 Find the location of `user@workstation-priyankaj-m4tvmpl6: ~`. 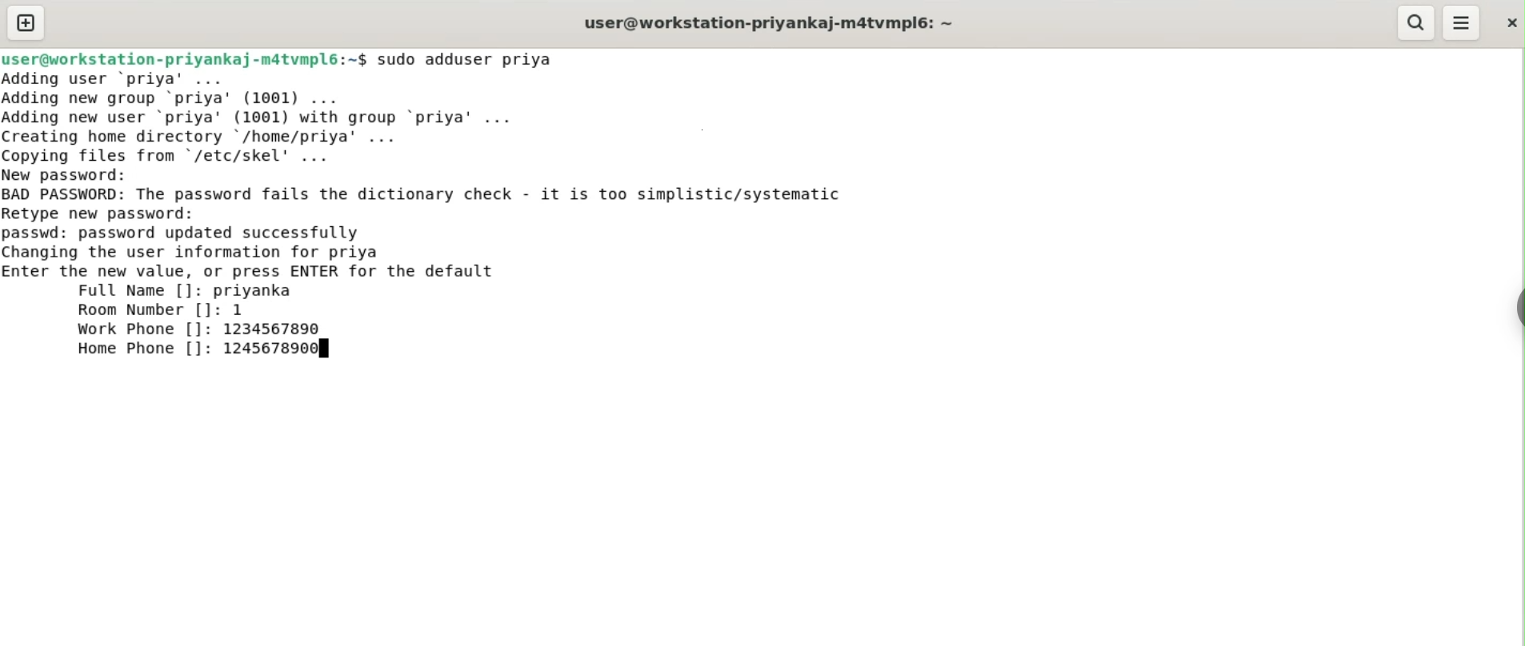

user@workstation-priyankaj-m4tvmpl6: ~ is located at coordinates (769, 25).